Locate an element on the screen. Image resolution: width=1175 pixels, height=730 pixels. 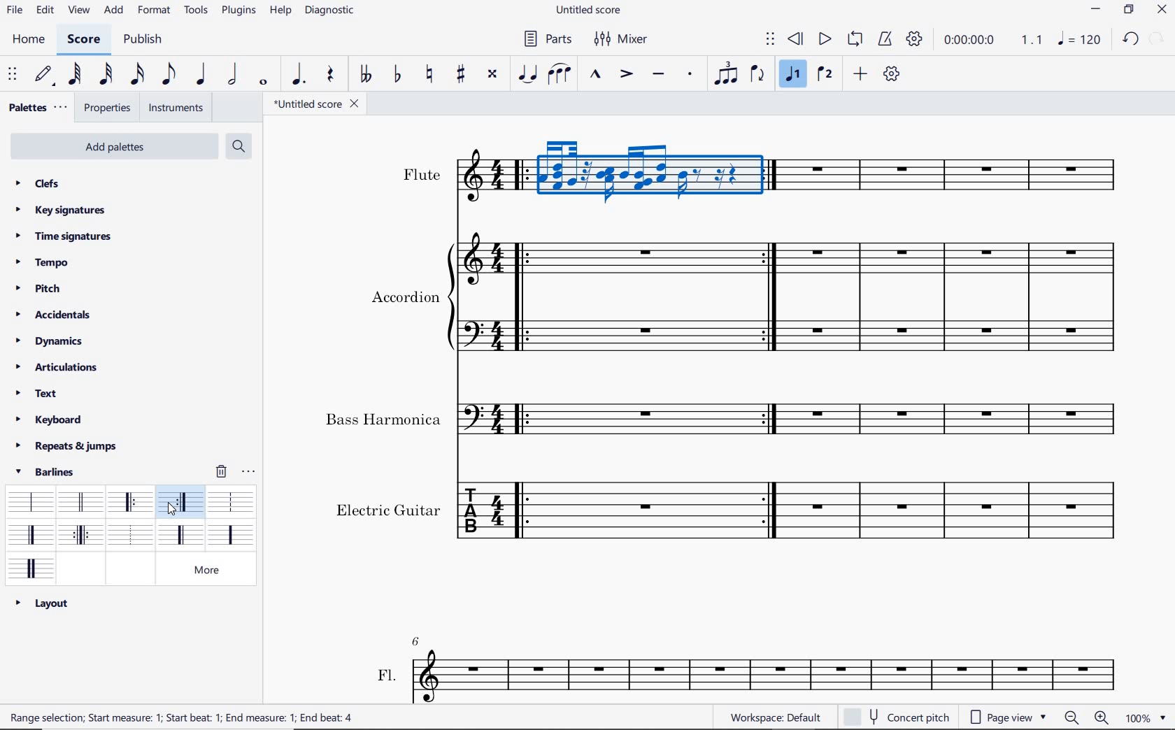
ZOOM FACTOR is located at coordinates (1145, 718).